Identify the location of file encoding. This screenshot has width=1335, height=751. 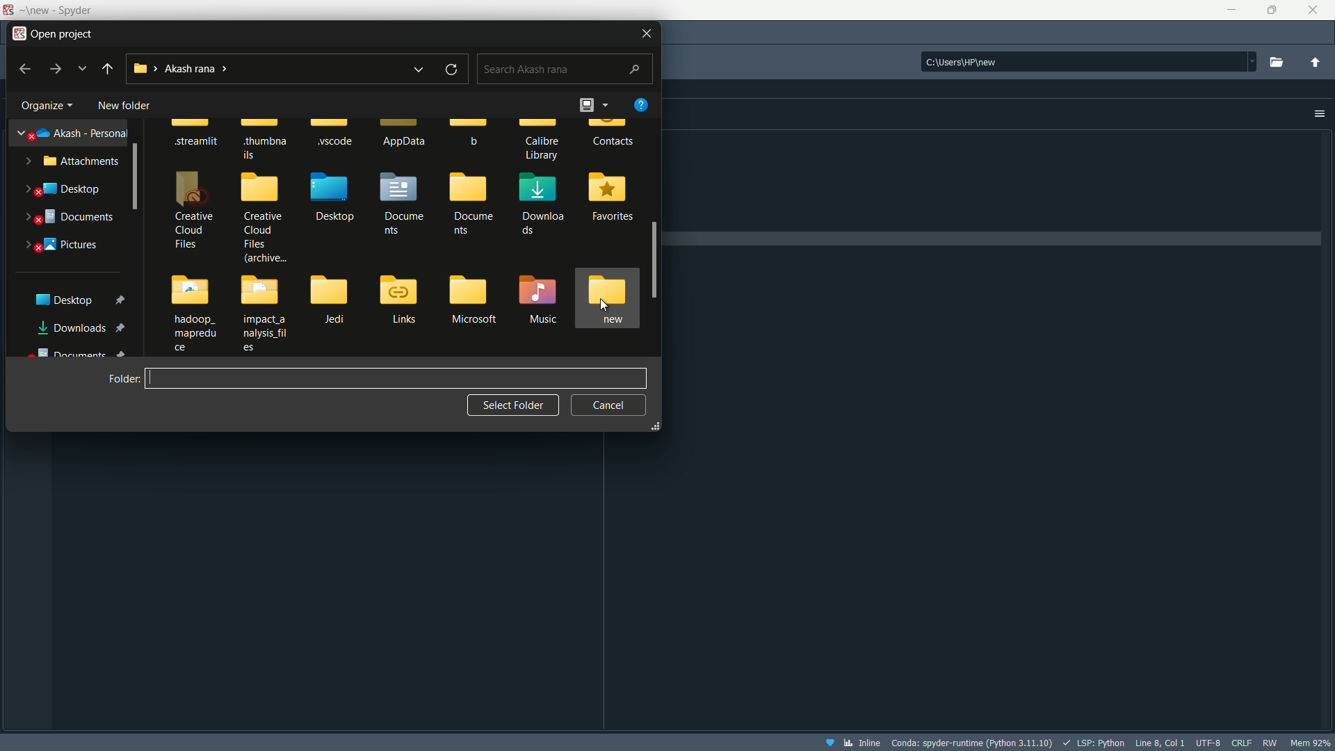
(1208, 741).